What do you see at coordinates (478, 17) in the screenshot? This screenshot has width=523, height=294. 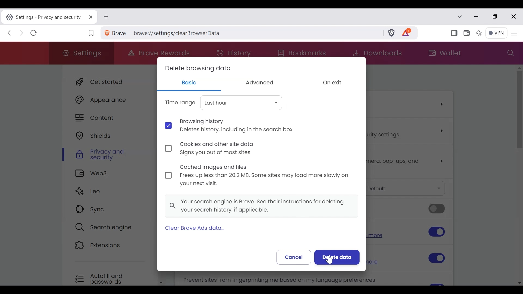 I see `Minimize` at bounding box center [478, 17].